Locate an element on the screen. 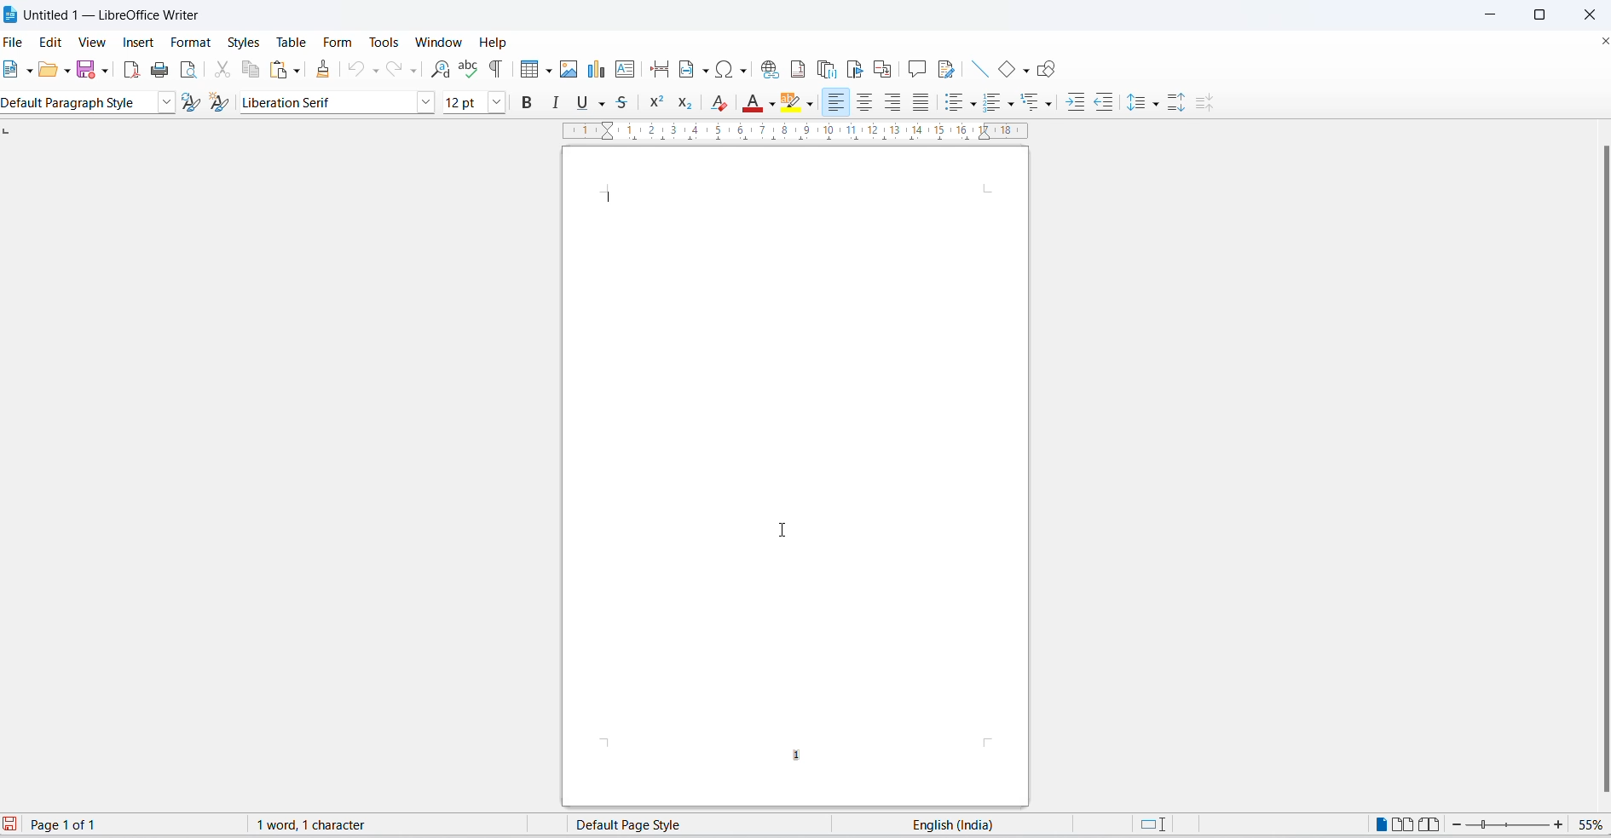  redo is located at coordinates (393, 72).